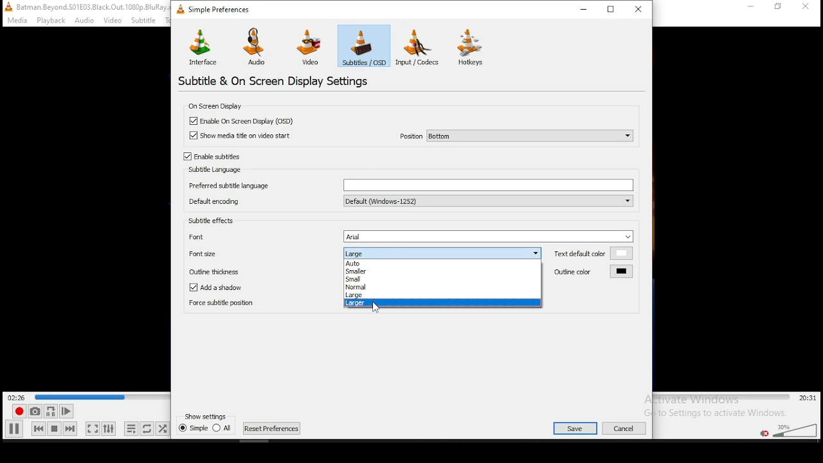  Describe the element at coordinates (39, 428) in the screenshot. I see `previous media in playlist, skips backward when held` at that location.